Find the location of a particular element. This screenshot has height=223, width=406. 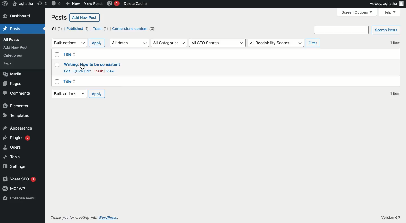

add new post is located at coordinates (16, 48).